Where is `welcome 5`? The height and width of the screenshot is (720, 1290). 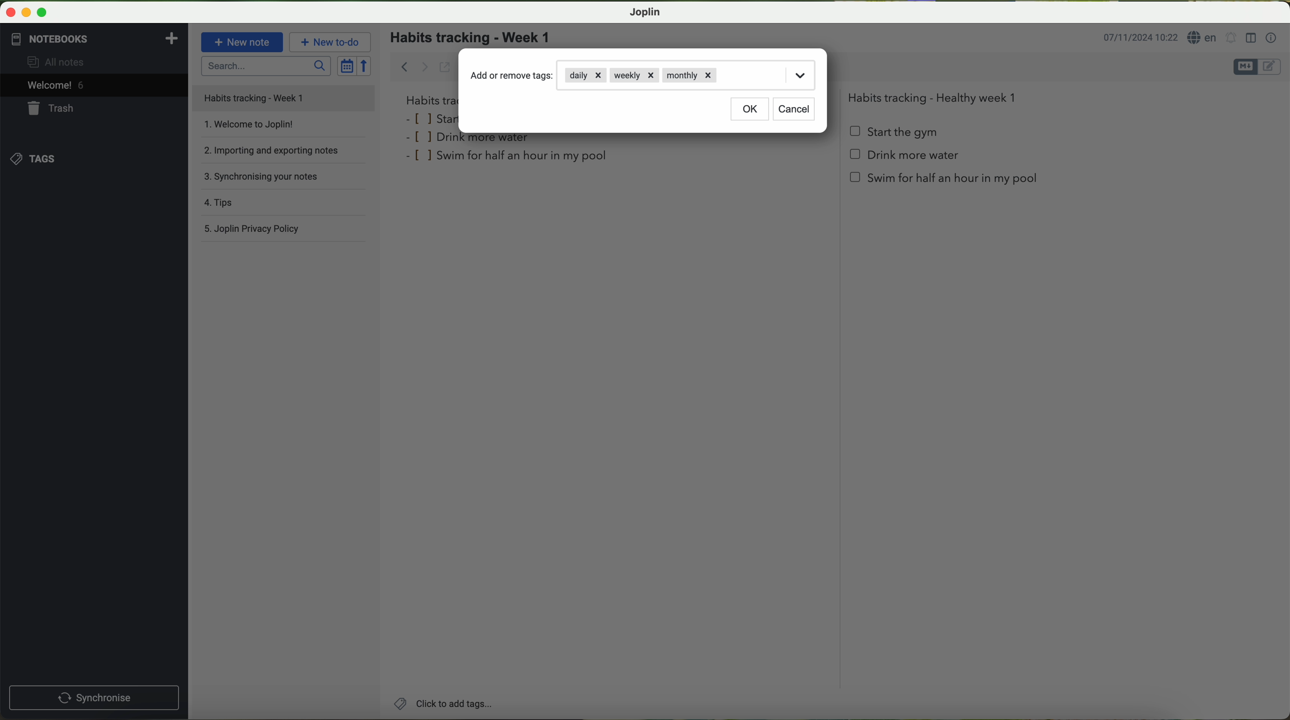 welcome 5 is located at coordinates (56, 85).